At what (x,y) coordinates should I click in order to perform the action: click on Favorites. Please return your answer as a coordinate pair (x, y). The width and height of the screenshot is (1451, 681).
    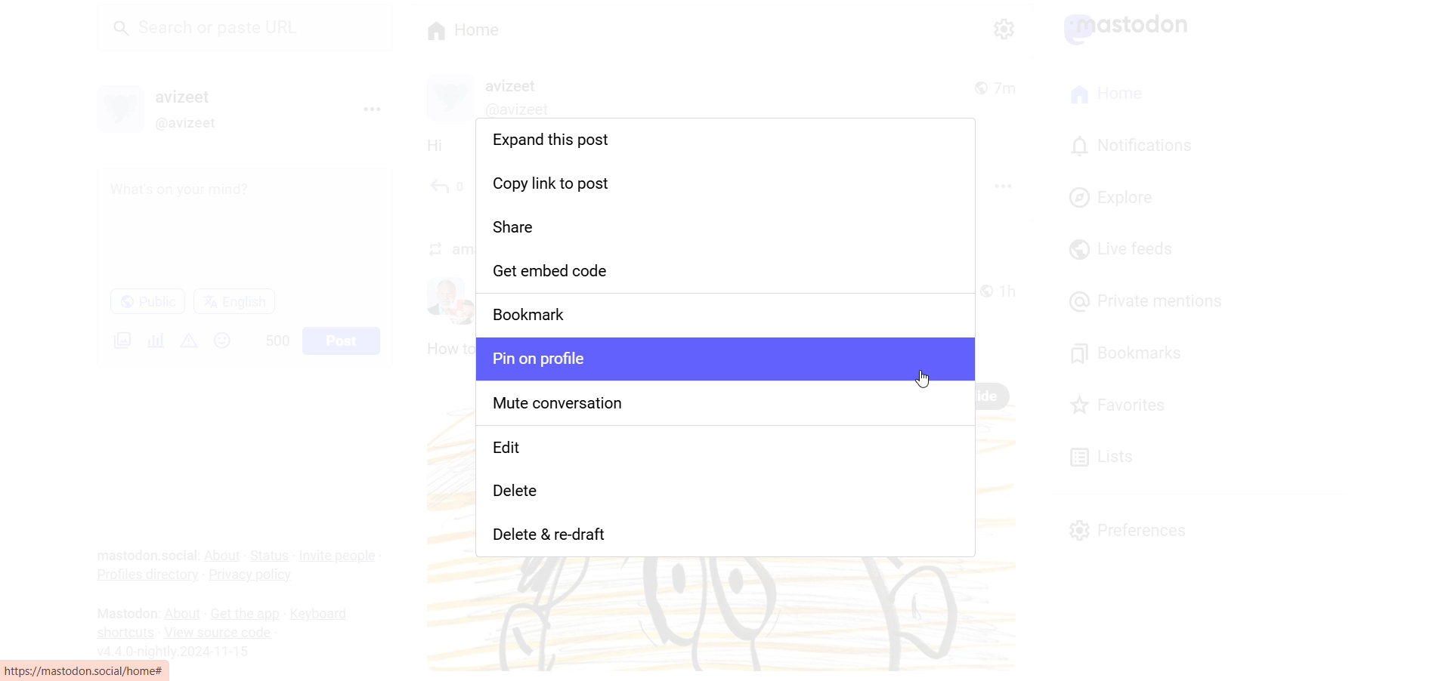
    Looking at the image, I should click on (1129, 404).